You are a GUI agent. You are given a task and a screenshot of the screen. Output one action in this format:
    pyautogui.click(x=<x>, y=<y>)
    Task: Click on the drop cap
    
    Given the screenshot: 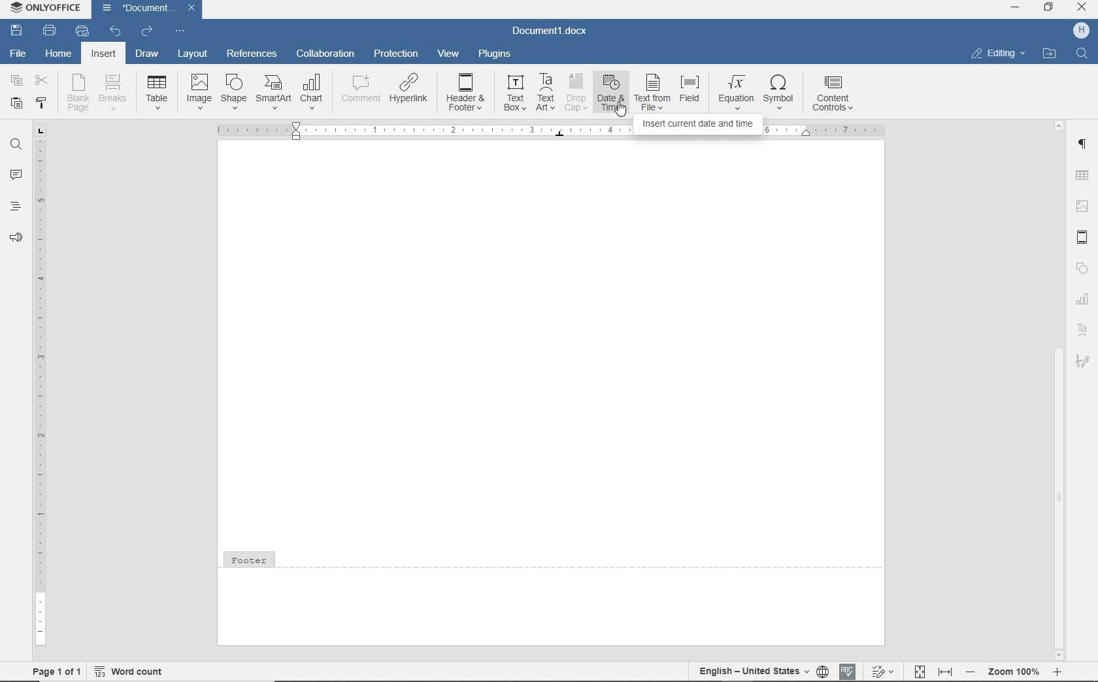 What is the action you would take?
    pyautogui.click(x=576, y=92)
    